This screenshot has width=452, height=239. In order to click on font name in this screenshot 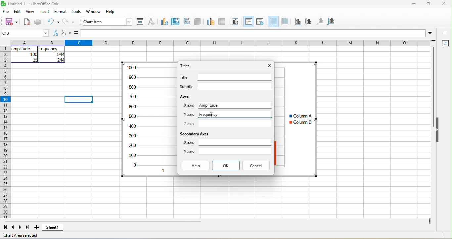, I will do `click(108, 22)`.